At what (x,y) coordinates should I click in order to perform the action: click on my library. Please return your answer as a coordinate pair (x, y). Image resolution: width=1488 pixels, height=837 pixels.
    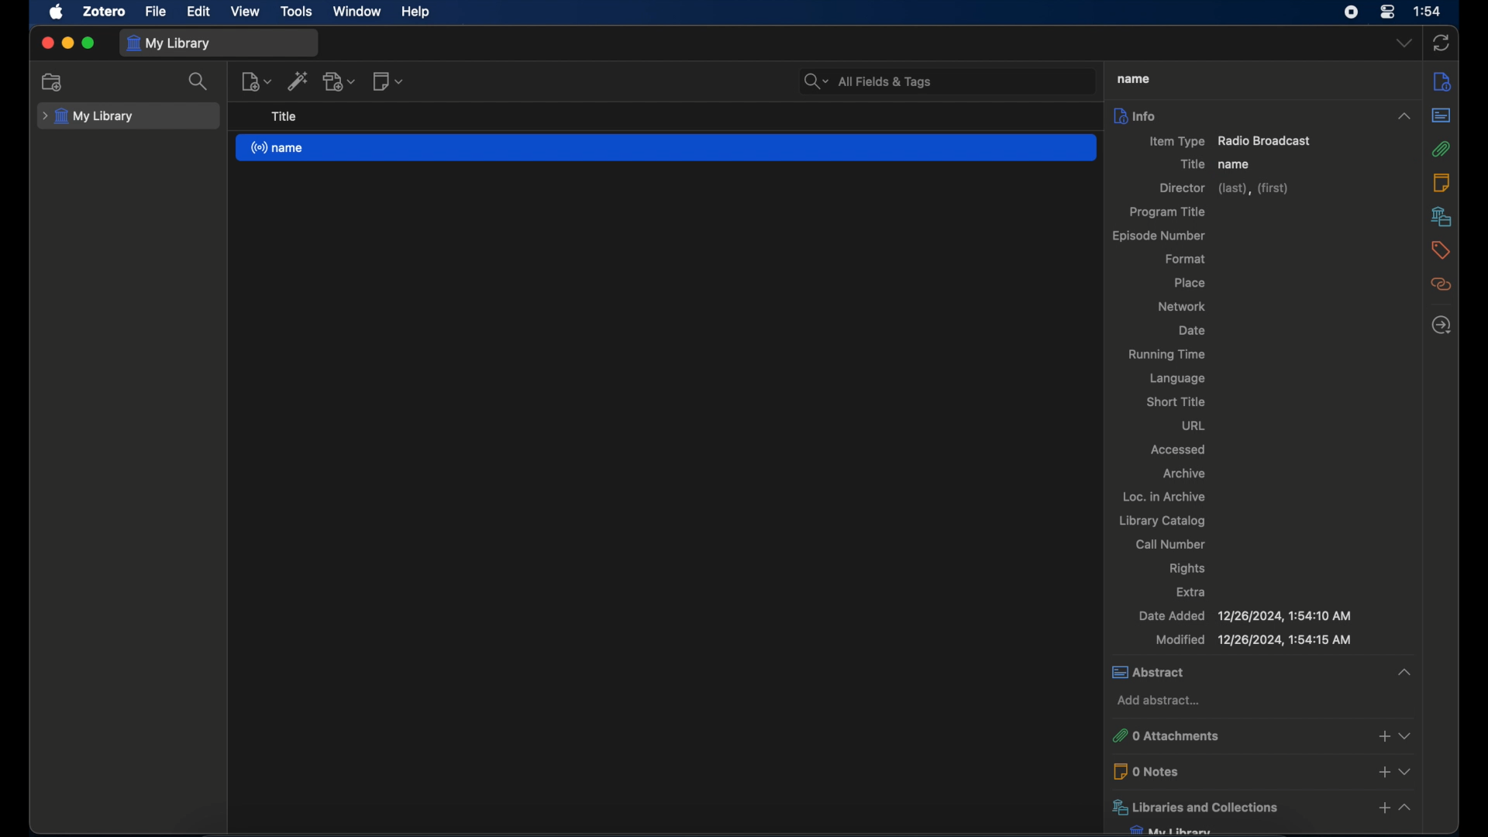
    Looking at the image, I should click on (90, 116).